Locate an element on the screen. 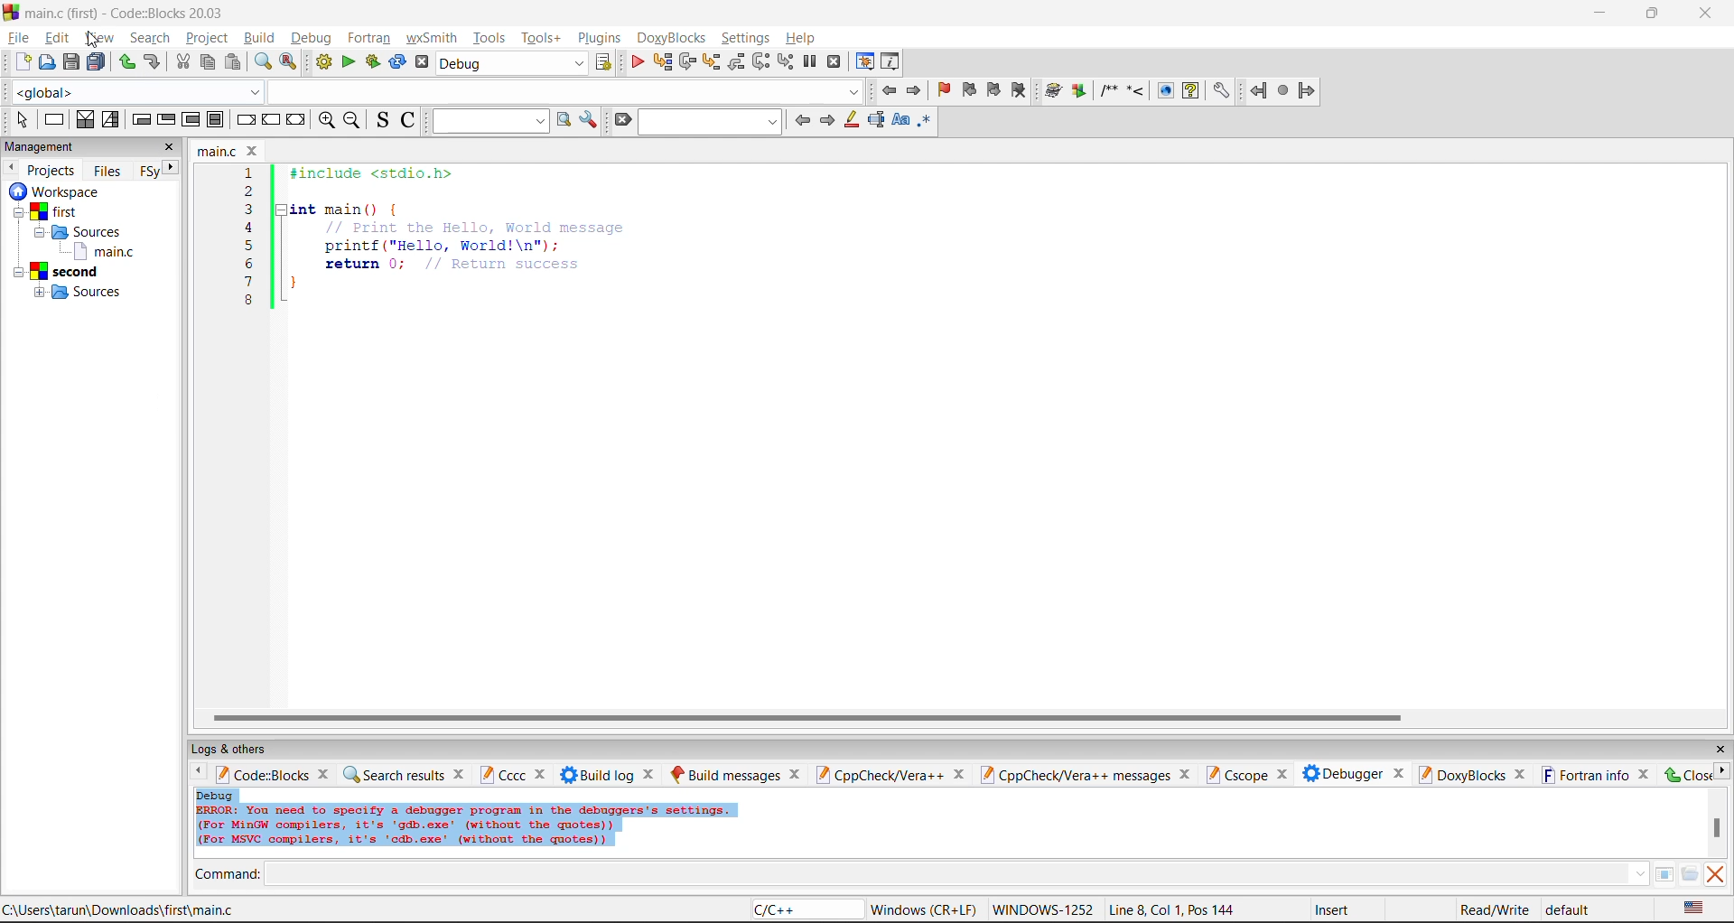 The width and height of the screenshot is (1734, 923). cut is located at coordinates (181, 65).